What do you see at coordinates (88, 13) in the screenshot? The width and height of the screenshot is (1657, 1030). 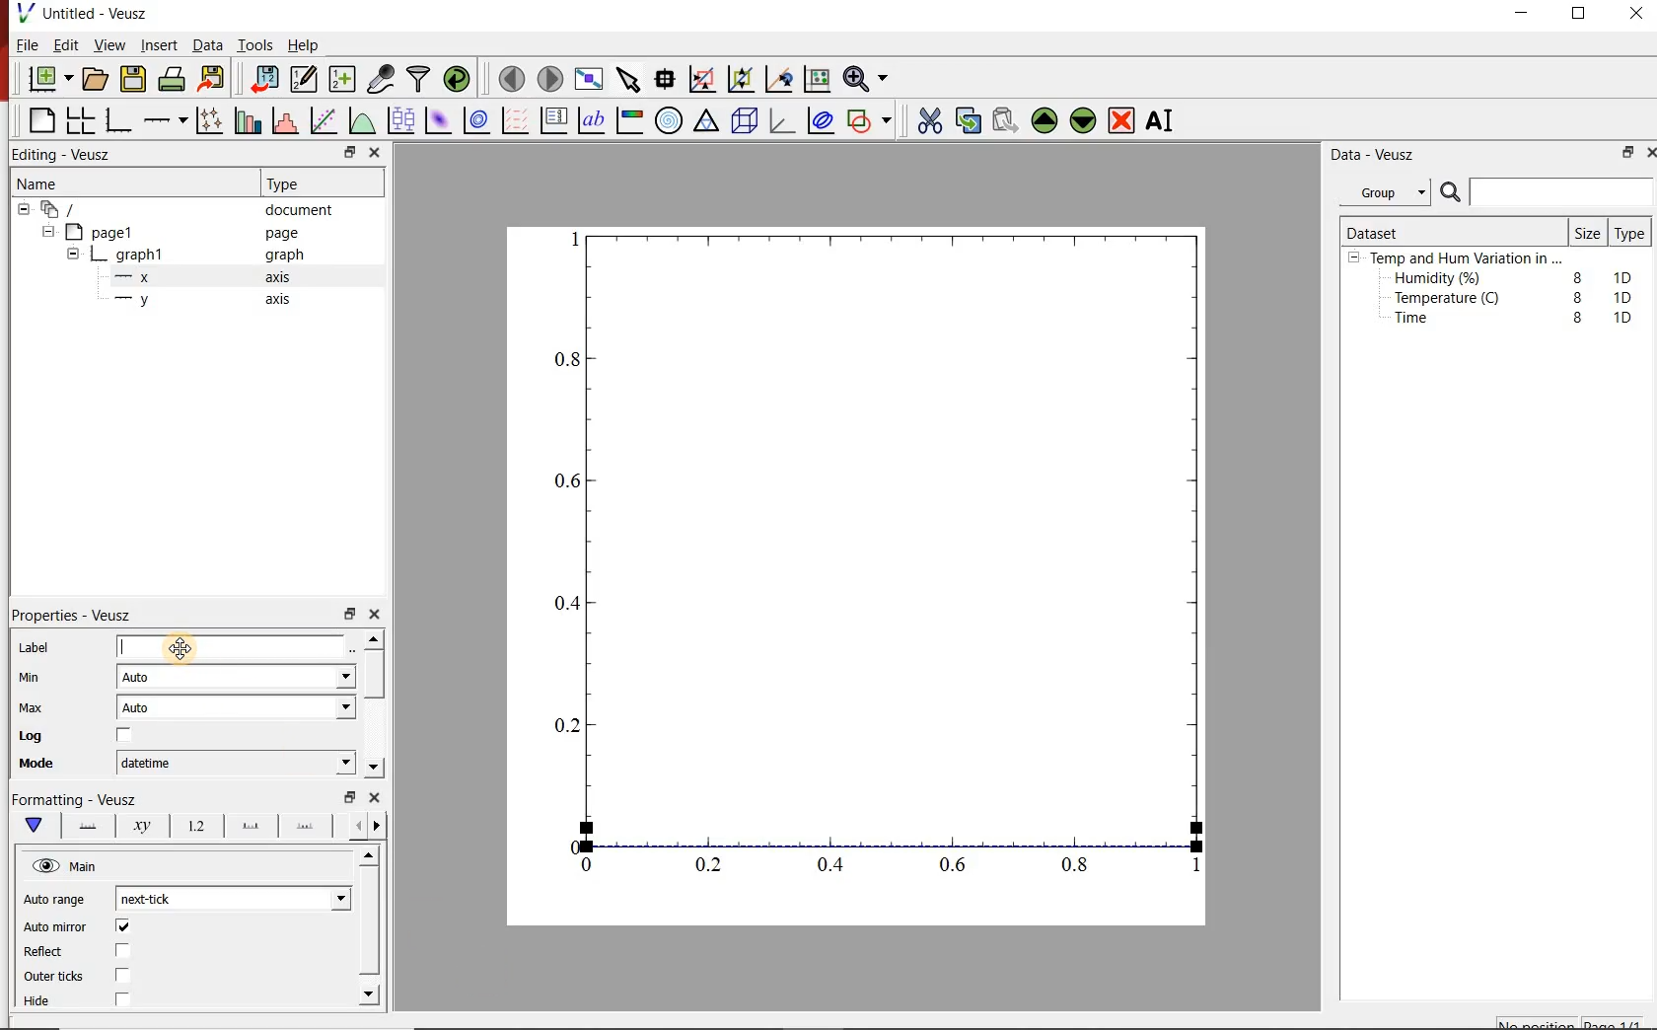 I see `Untitled - Veusz` at bounding box center [88, 13].